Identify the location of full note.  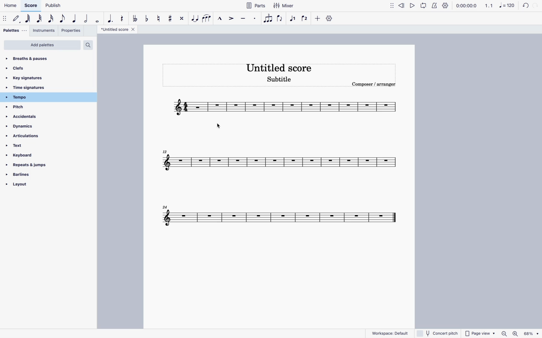
(98, 19).